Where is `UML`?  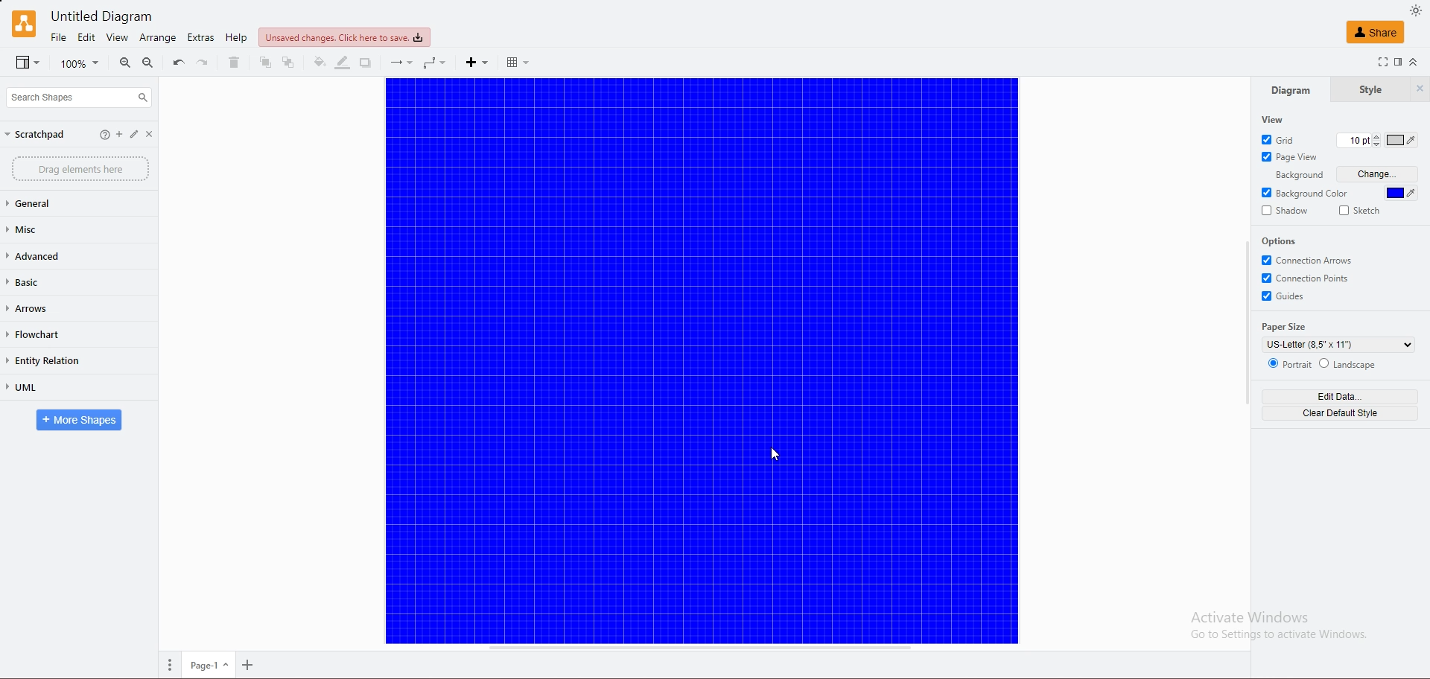 UML is located at coordinates (60, 388).